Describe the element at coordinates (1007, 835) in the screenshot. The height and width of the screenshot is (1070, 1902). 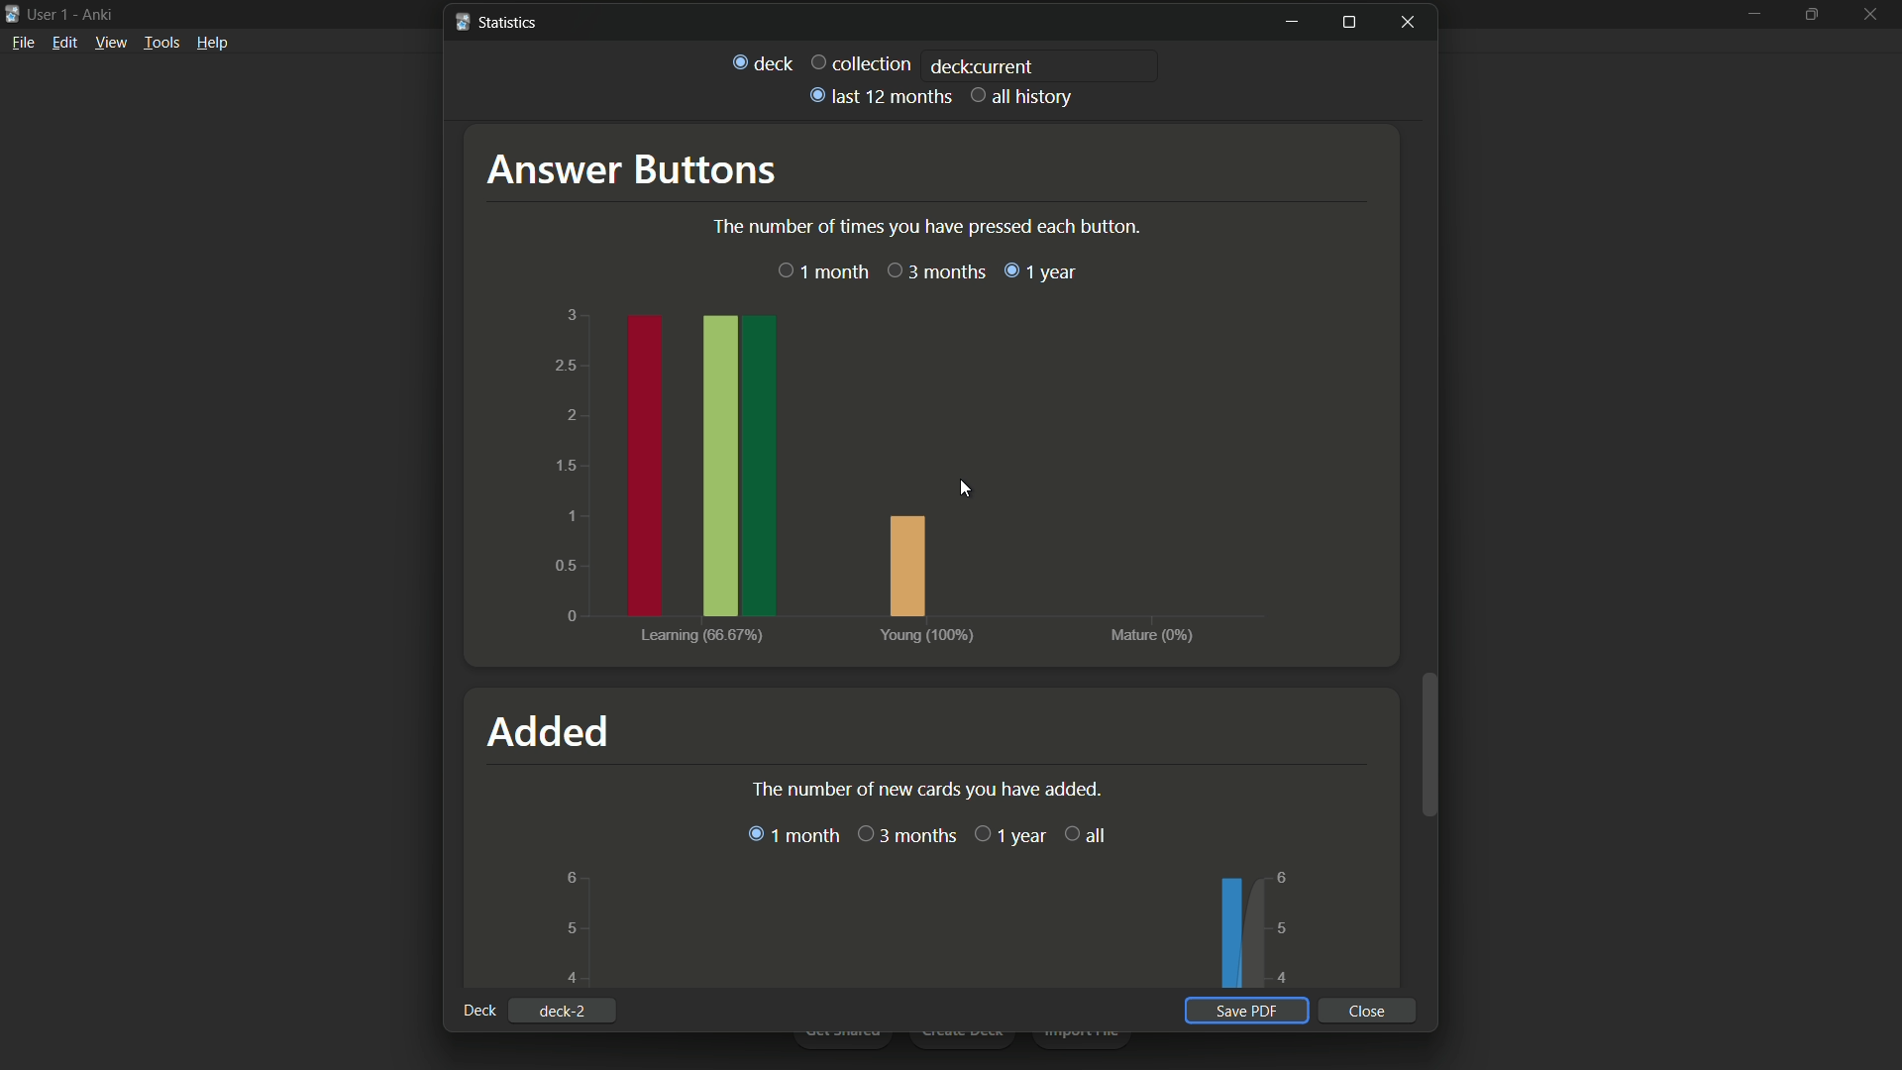
I see `1 year` at that location.